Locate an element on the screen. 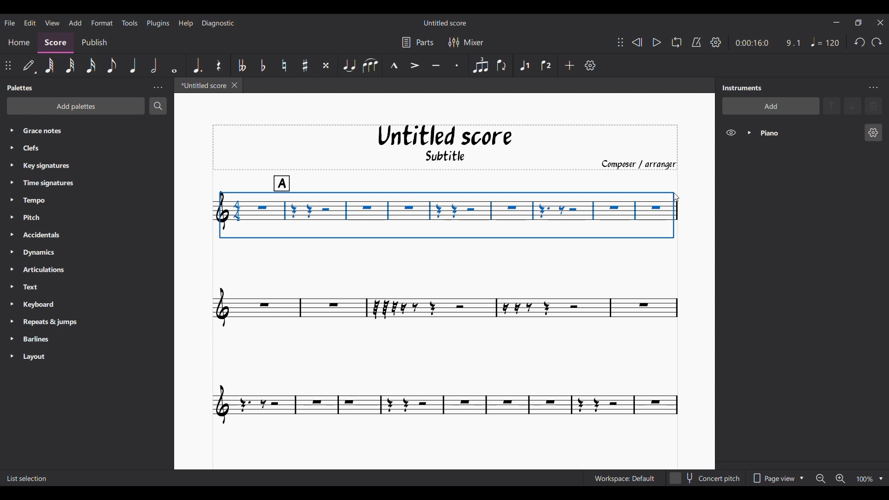  Playback settings is located at coordinates (716, 42).